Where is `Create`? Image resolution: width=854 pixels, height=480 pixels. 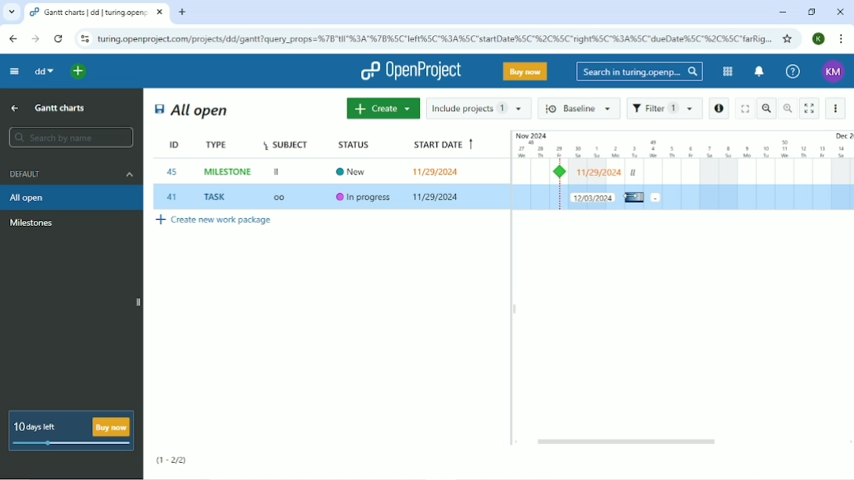 Create is located at coordinates (382, 109).